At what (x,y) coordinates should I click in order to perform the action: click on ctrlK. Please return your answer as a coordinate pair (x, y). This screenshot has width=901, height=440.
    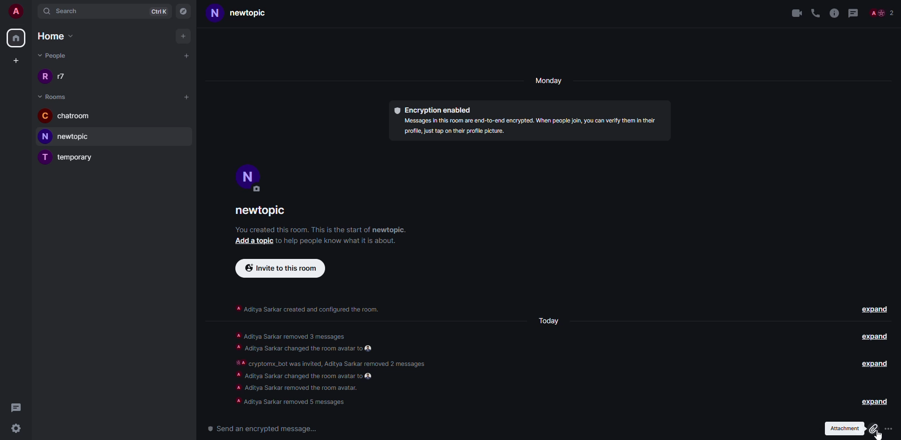
    Looking at the image, I should click on (160, 11).